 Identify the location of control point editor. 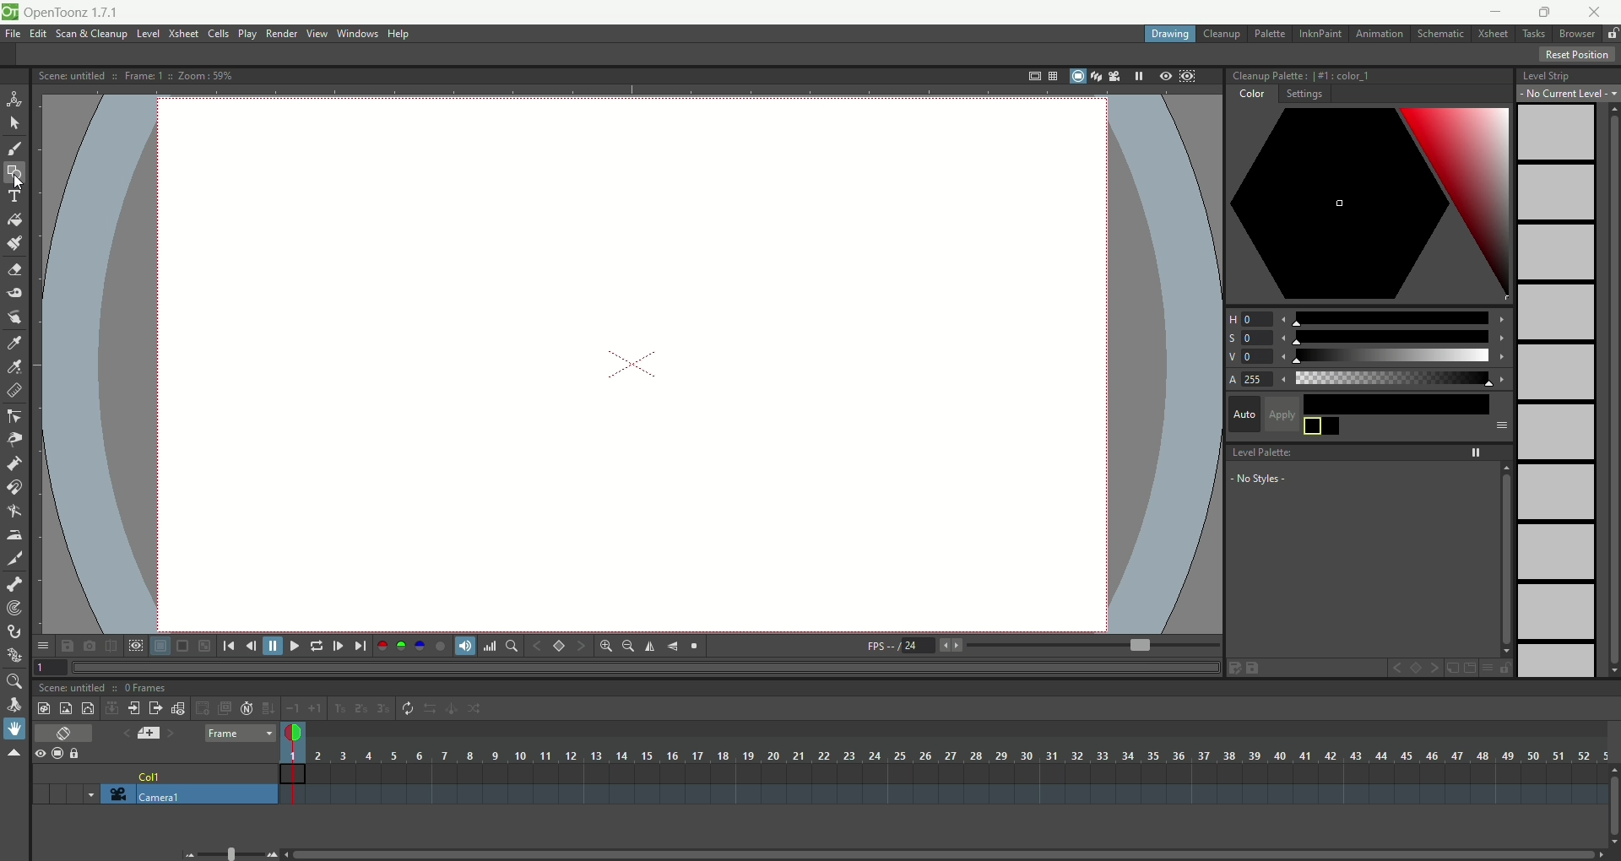
(15, 418).